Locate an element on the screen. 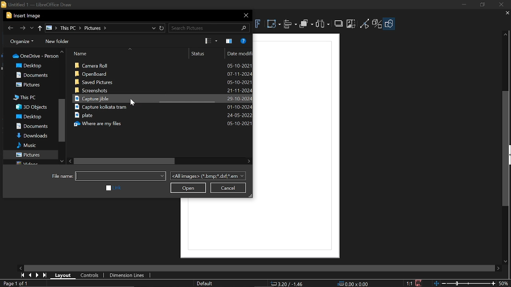  File format is located at coordinates (208, 175).